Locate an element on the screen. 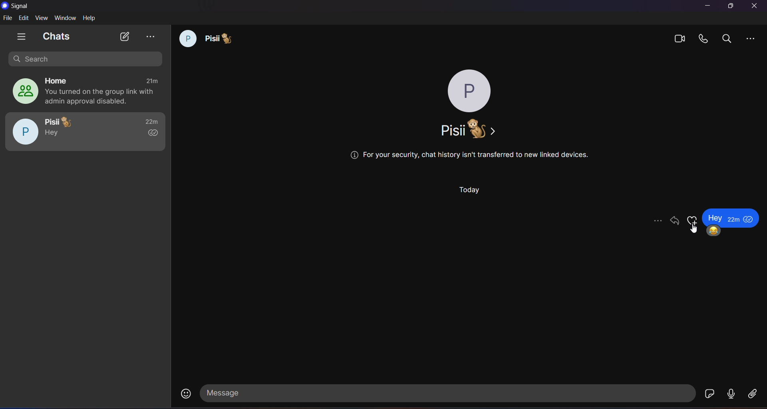  view is located at coordinates (42, 18).